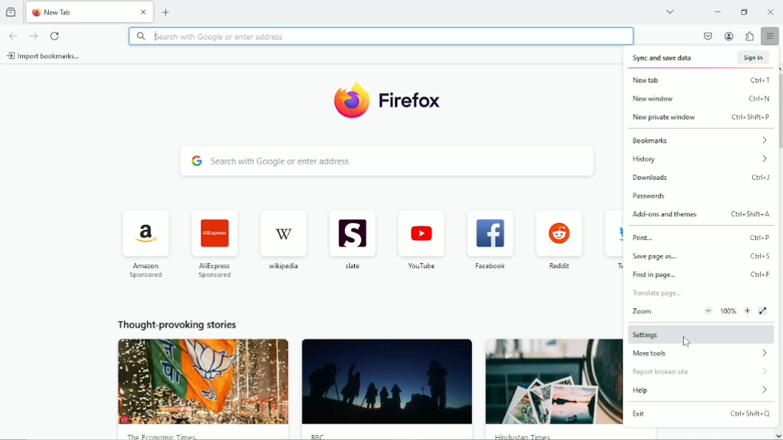 Image resolution: width=783 pixels, height=440 pixels. Describe the element at coordinates (420, 240) in the screenshot. I see `Youtube` at that location.